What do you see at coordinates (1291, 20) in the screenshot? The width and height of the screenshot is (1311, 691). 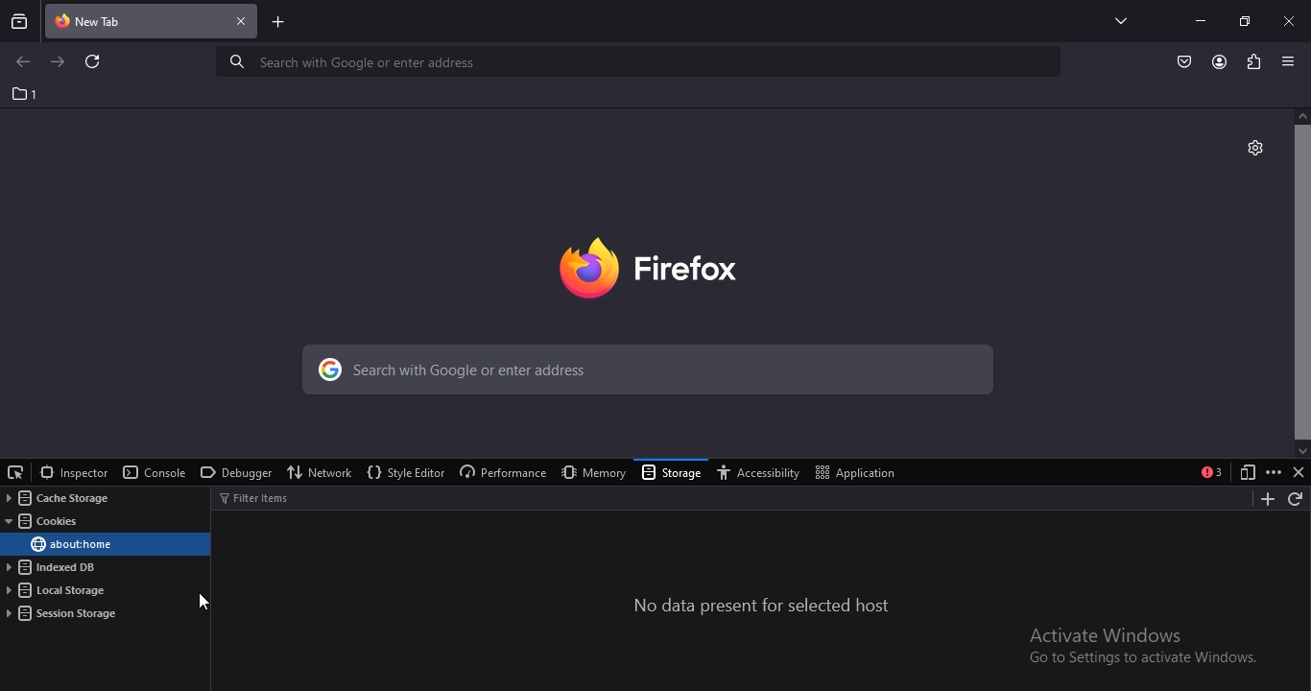 I see `close` at bounding box center [1291, 20].